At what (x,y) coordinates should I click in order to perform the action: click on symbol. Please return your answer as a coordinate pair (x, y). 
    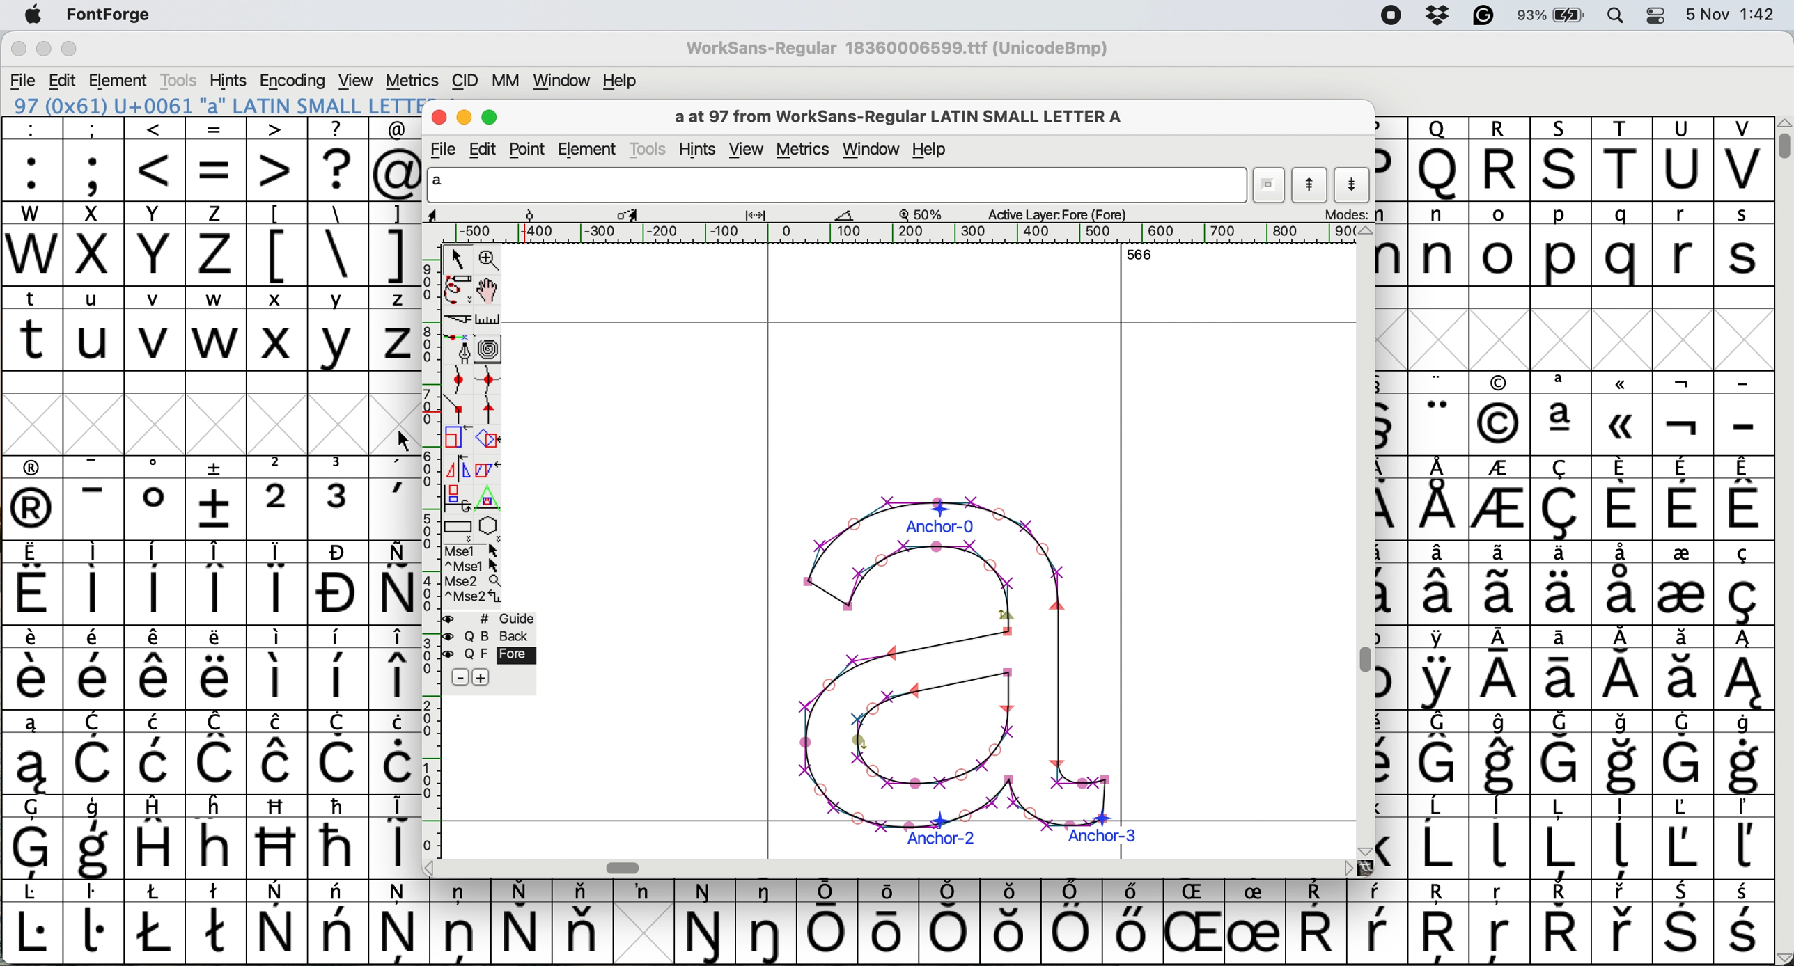
    Looking at the image, I should click on (1745, 924).